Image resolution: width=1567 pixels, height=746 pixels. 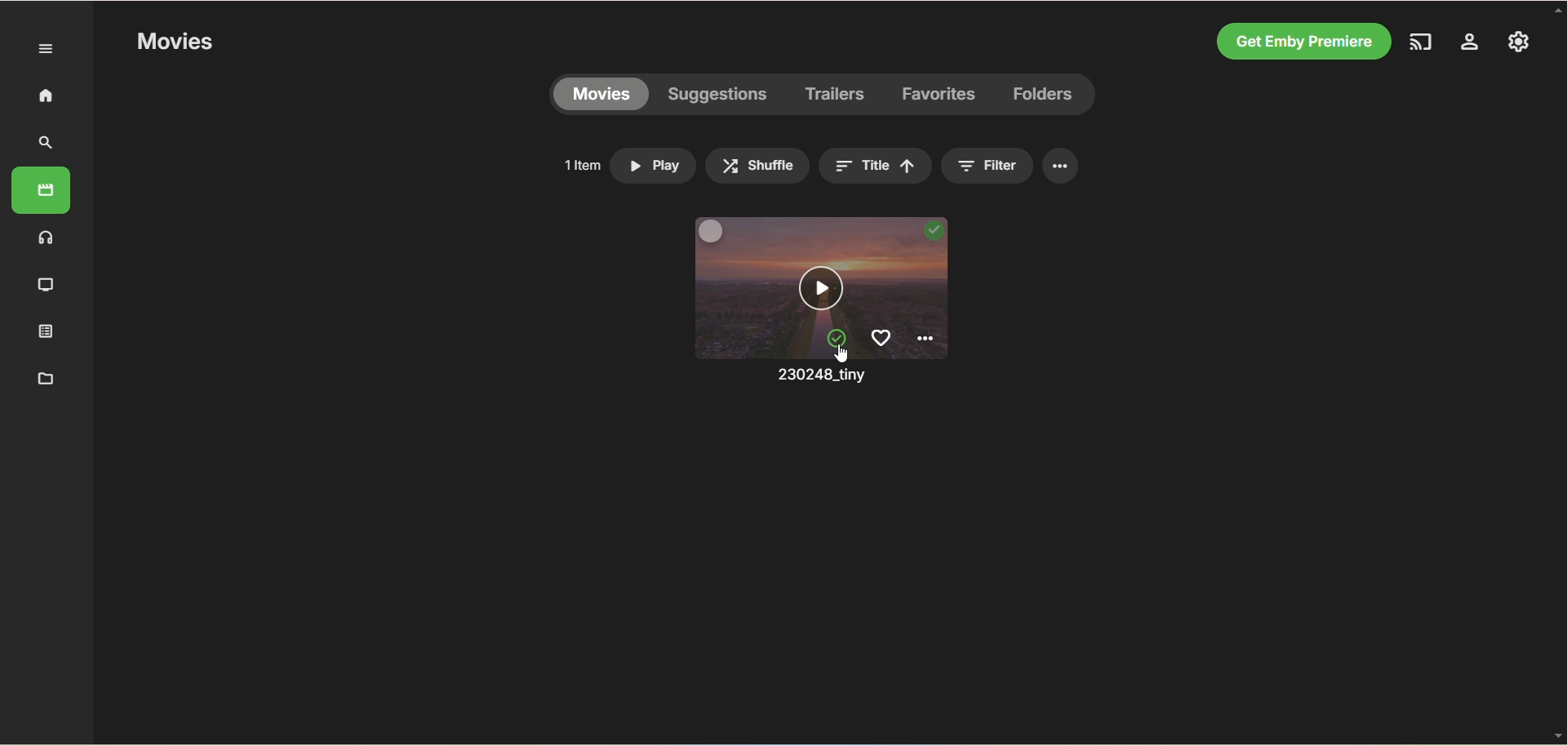 I want to click on get emby premiere, so click(x=1301, y=41).